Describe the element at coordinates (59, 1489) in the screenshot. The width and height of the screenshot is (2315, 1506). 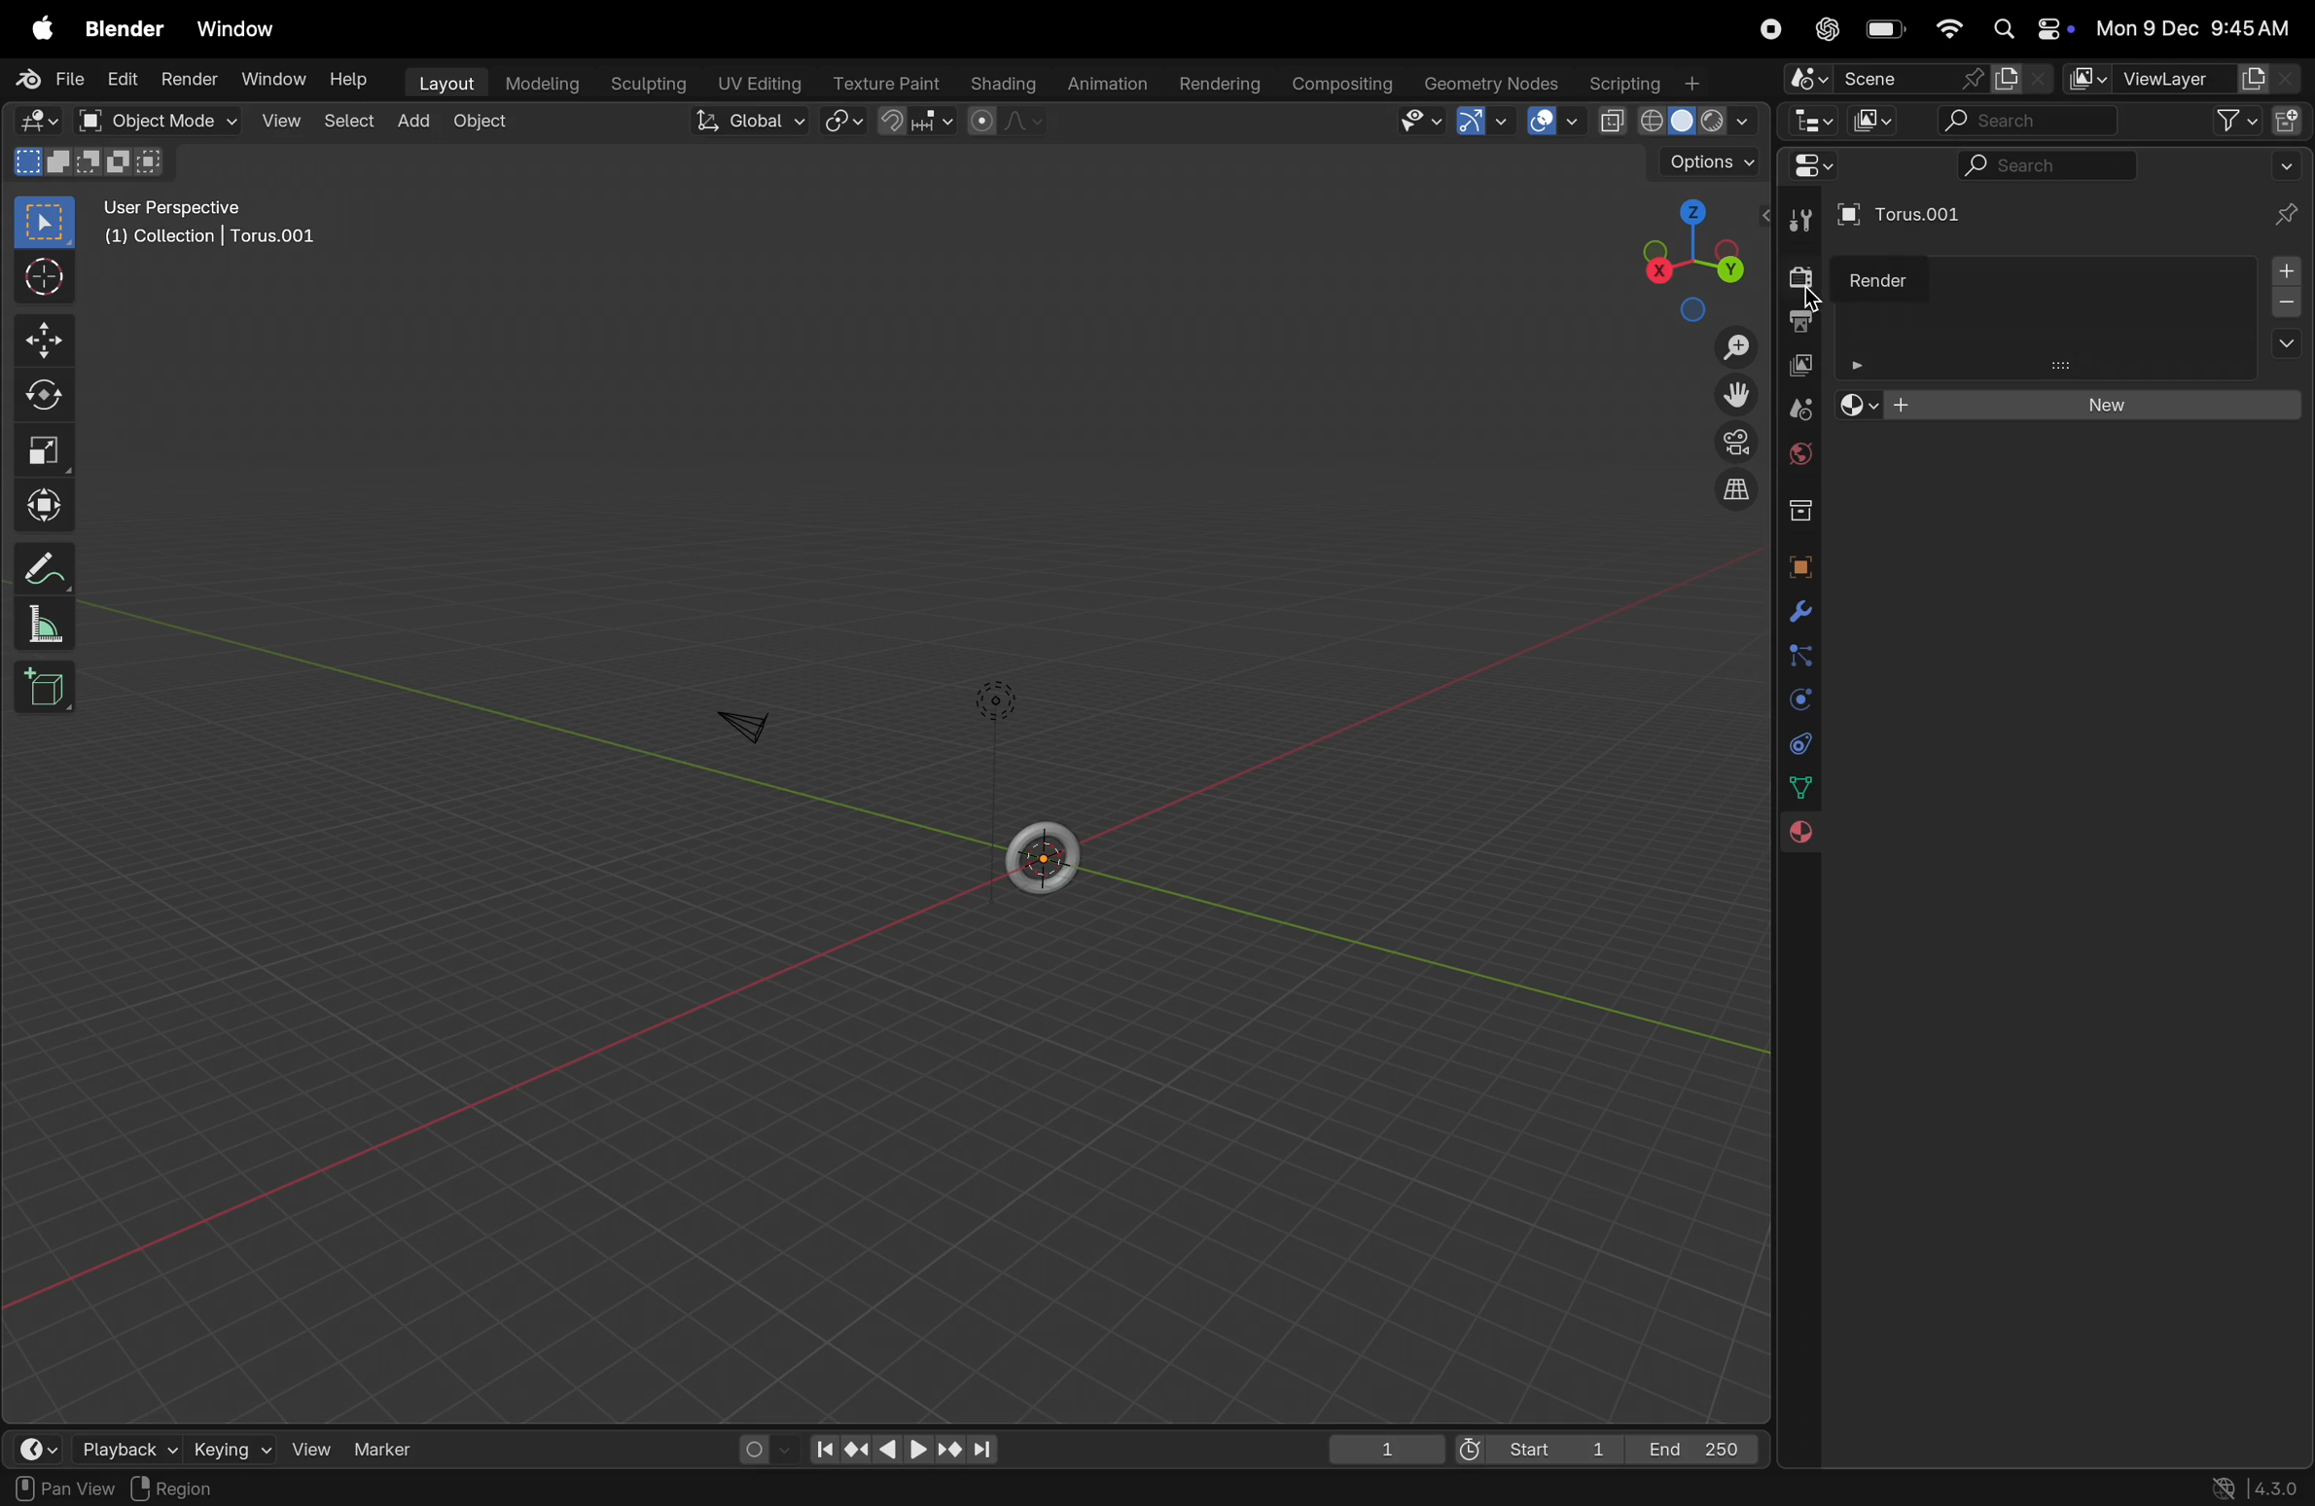
I see `pan view` at that location.